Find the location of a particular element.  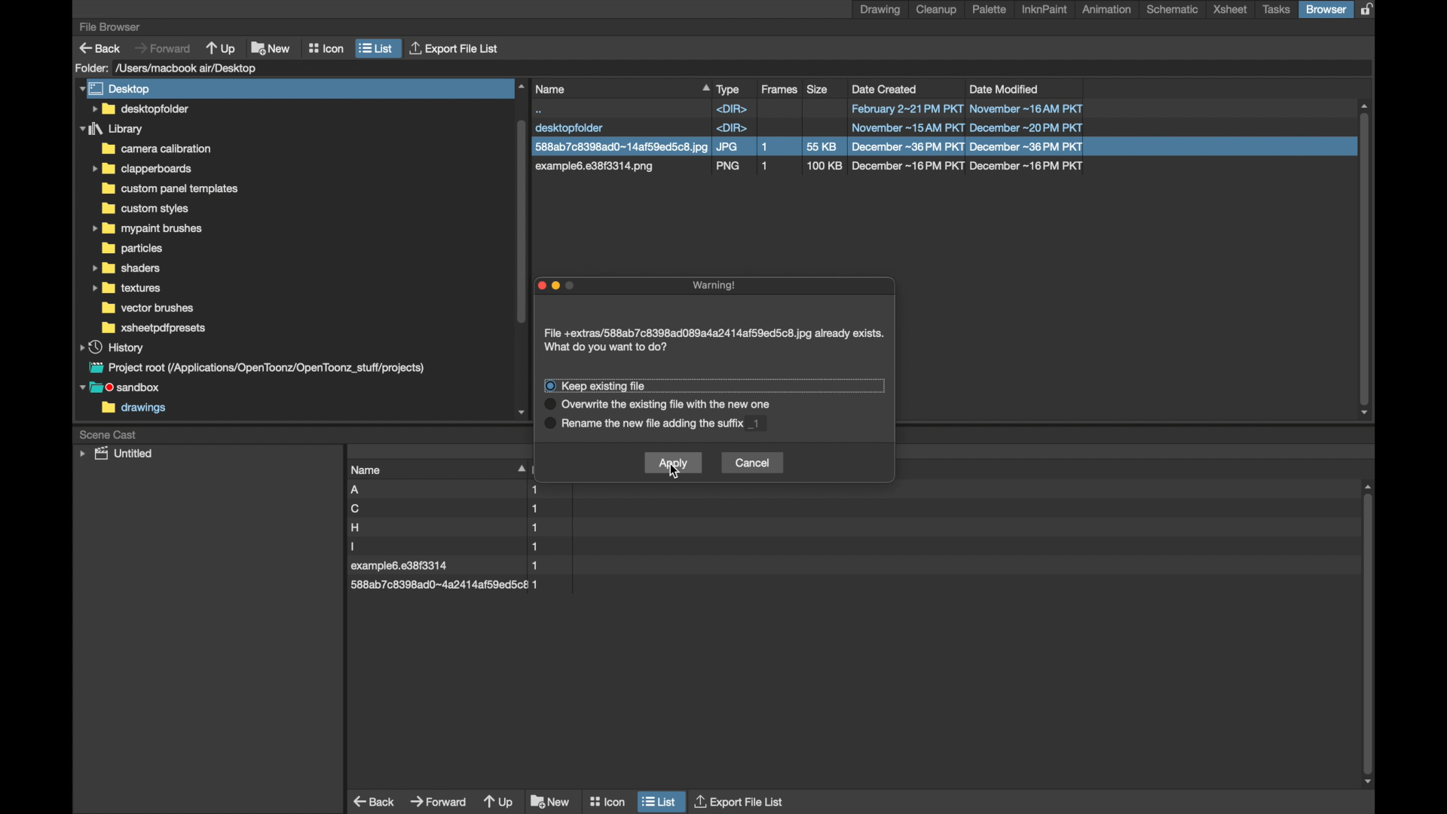

foler is located at coordinates (154, 328).